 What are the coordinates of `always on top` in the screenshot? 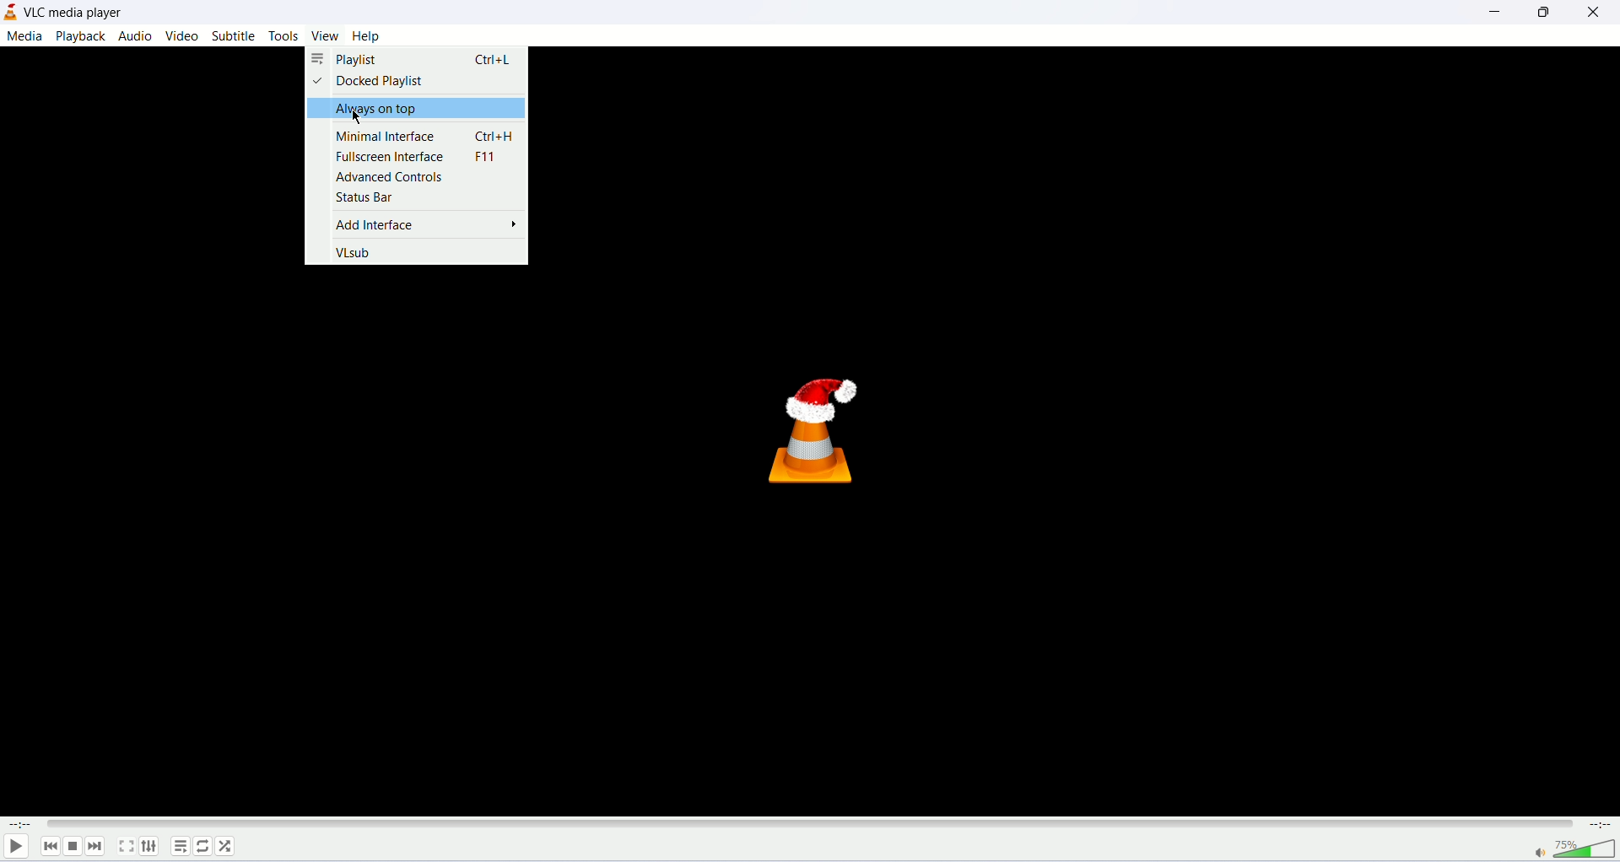 It's located at (418, 108).